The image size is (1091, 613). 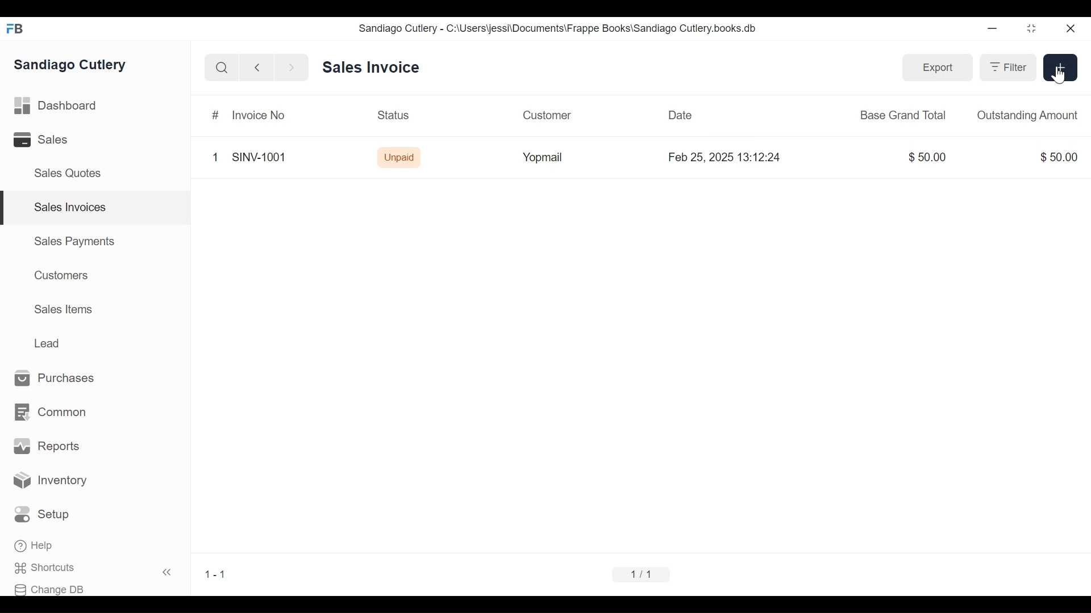 What do you see at coordinates (544, 158) in the screenshot?
I see `‘Yopmail` at bounding box center [544, 158].